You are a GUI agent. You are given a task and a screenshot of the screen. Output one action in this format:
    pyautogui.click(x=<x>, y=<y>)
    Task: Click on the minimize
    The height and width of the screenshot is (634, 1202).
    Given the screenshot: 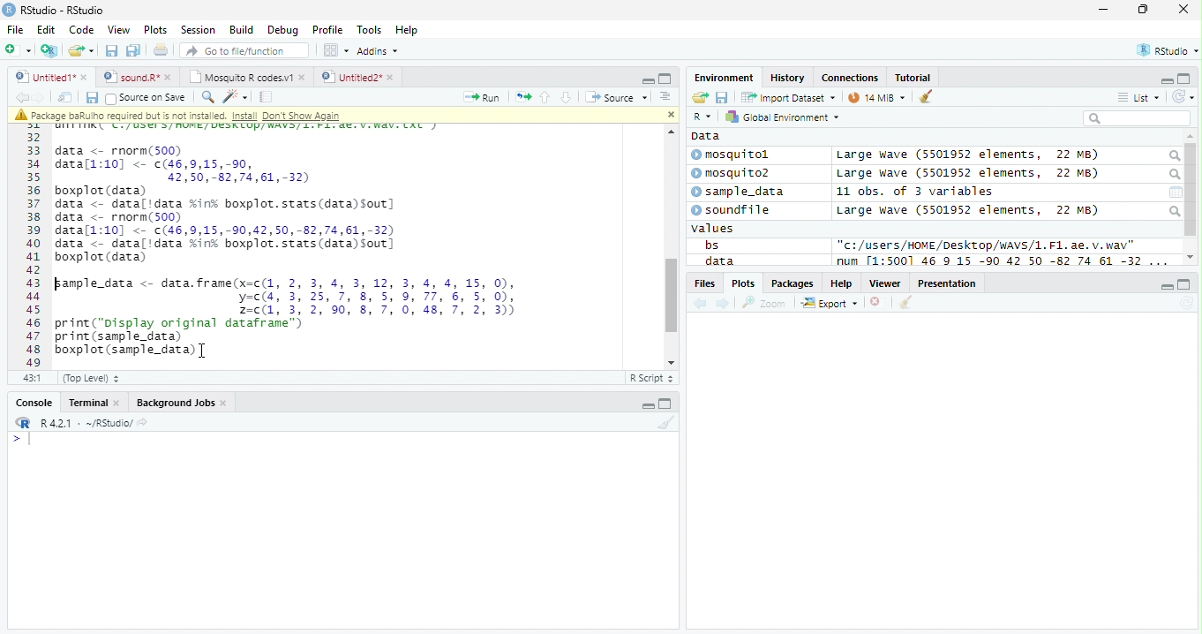 What is the action you would take?
    pyautogui.click(x=648, y=79)
    